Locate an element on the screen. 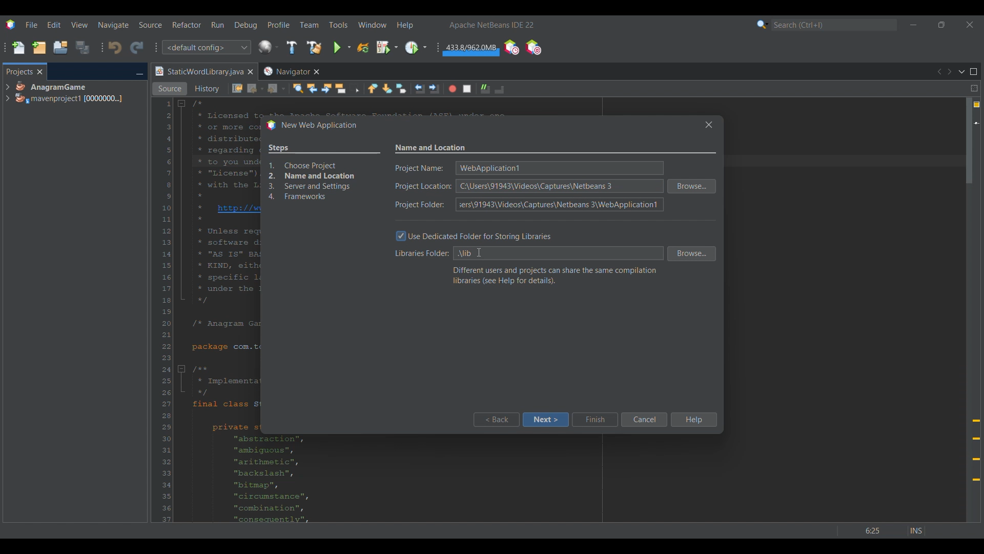 The image size is (984, 554). Toggle rectangular selection is located at coordinates (355, 88).